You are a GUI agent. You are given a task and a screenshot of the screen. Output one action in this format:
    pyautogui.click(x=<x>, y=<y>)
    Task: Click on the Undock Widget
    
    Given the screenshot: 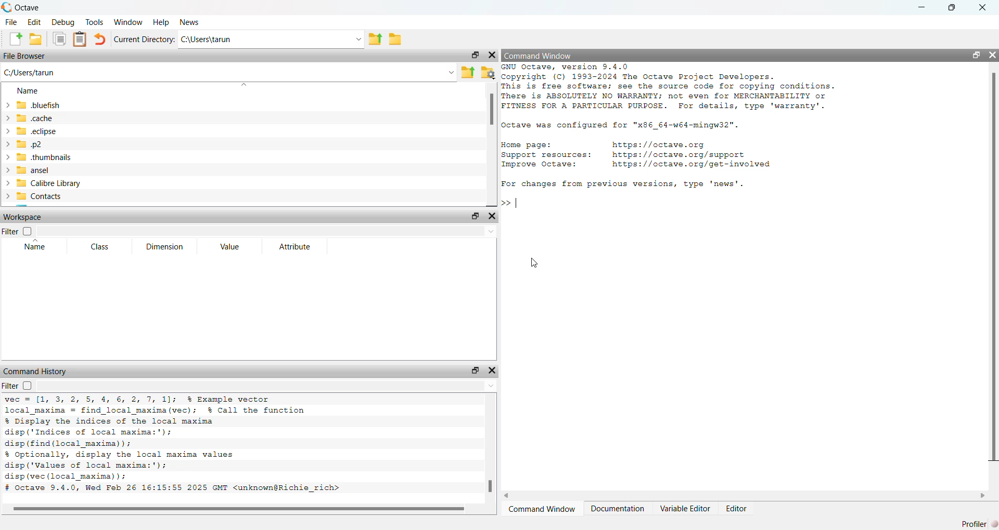 What is the action you would take?
    pyautogui.click(x=474, y=216)
    